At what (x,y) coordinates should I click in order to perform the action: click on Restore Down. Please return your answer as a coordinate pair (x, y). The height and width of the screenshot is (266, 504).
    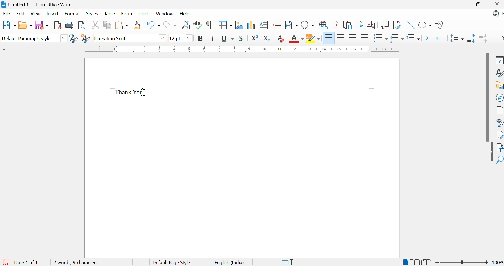
    Looking at the image, I should click on (479, 4).